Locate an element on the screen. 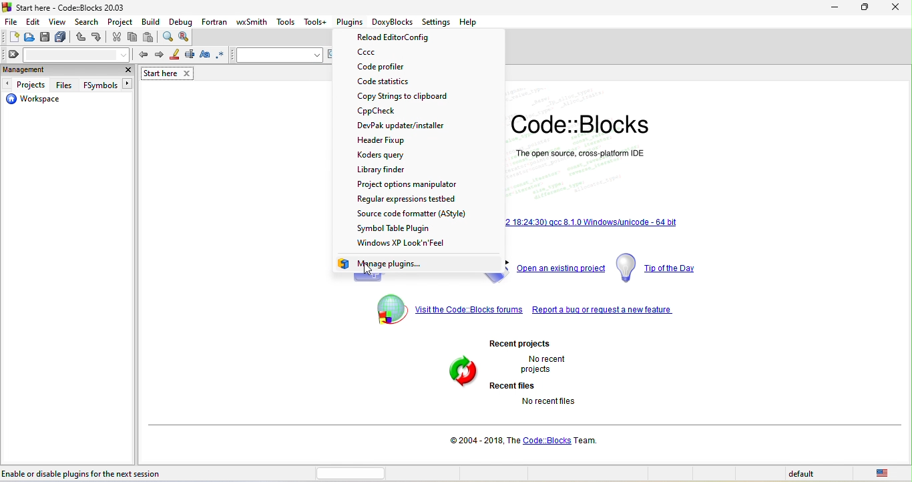 The image size is (912, 482). open is located at coordinates (30, 37).